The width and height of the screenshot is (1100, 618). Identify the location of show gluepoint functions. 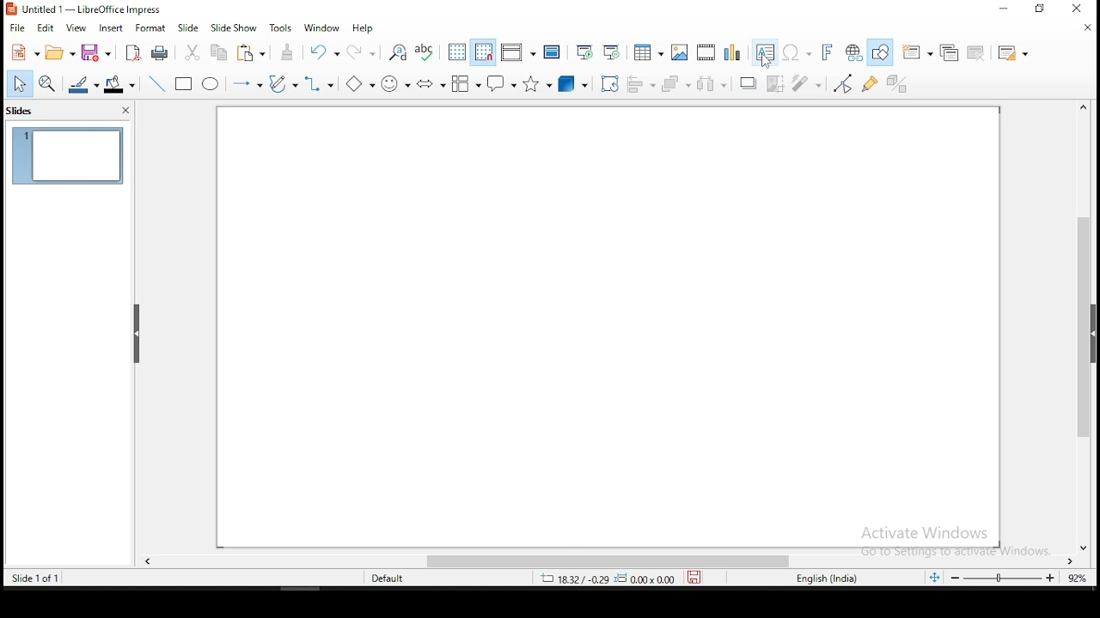
(871, 83).